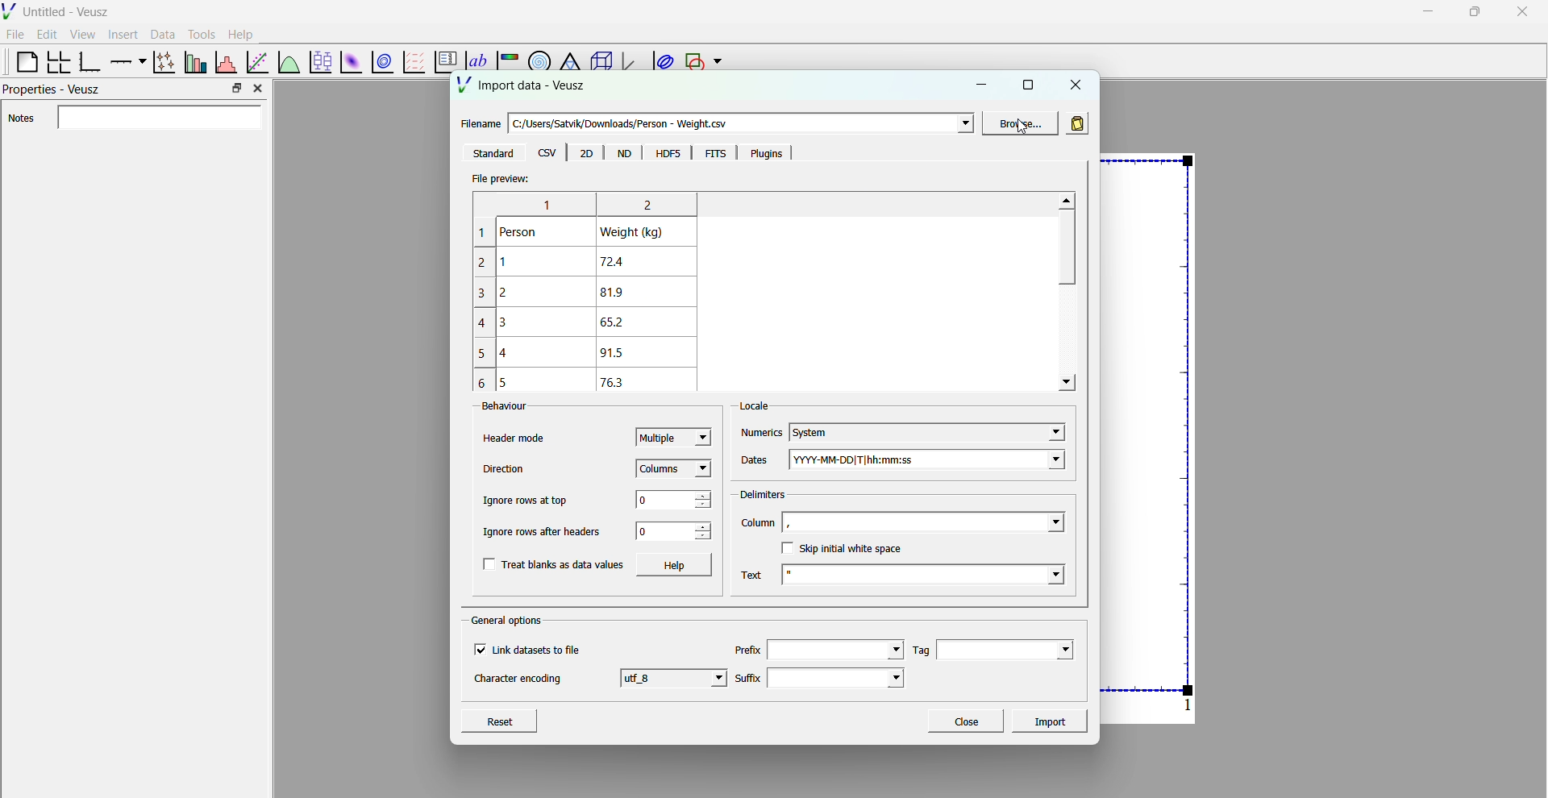 The width and height of the screenshot is (1548, 798). What do you see at coordinates (844, 678) in the screenshot?
I see `suffix dropdown` at bounding box center [844, 678].